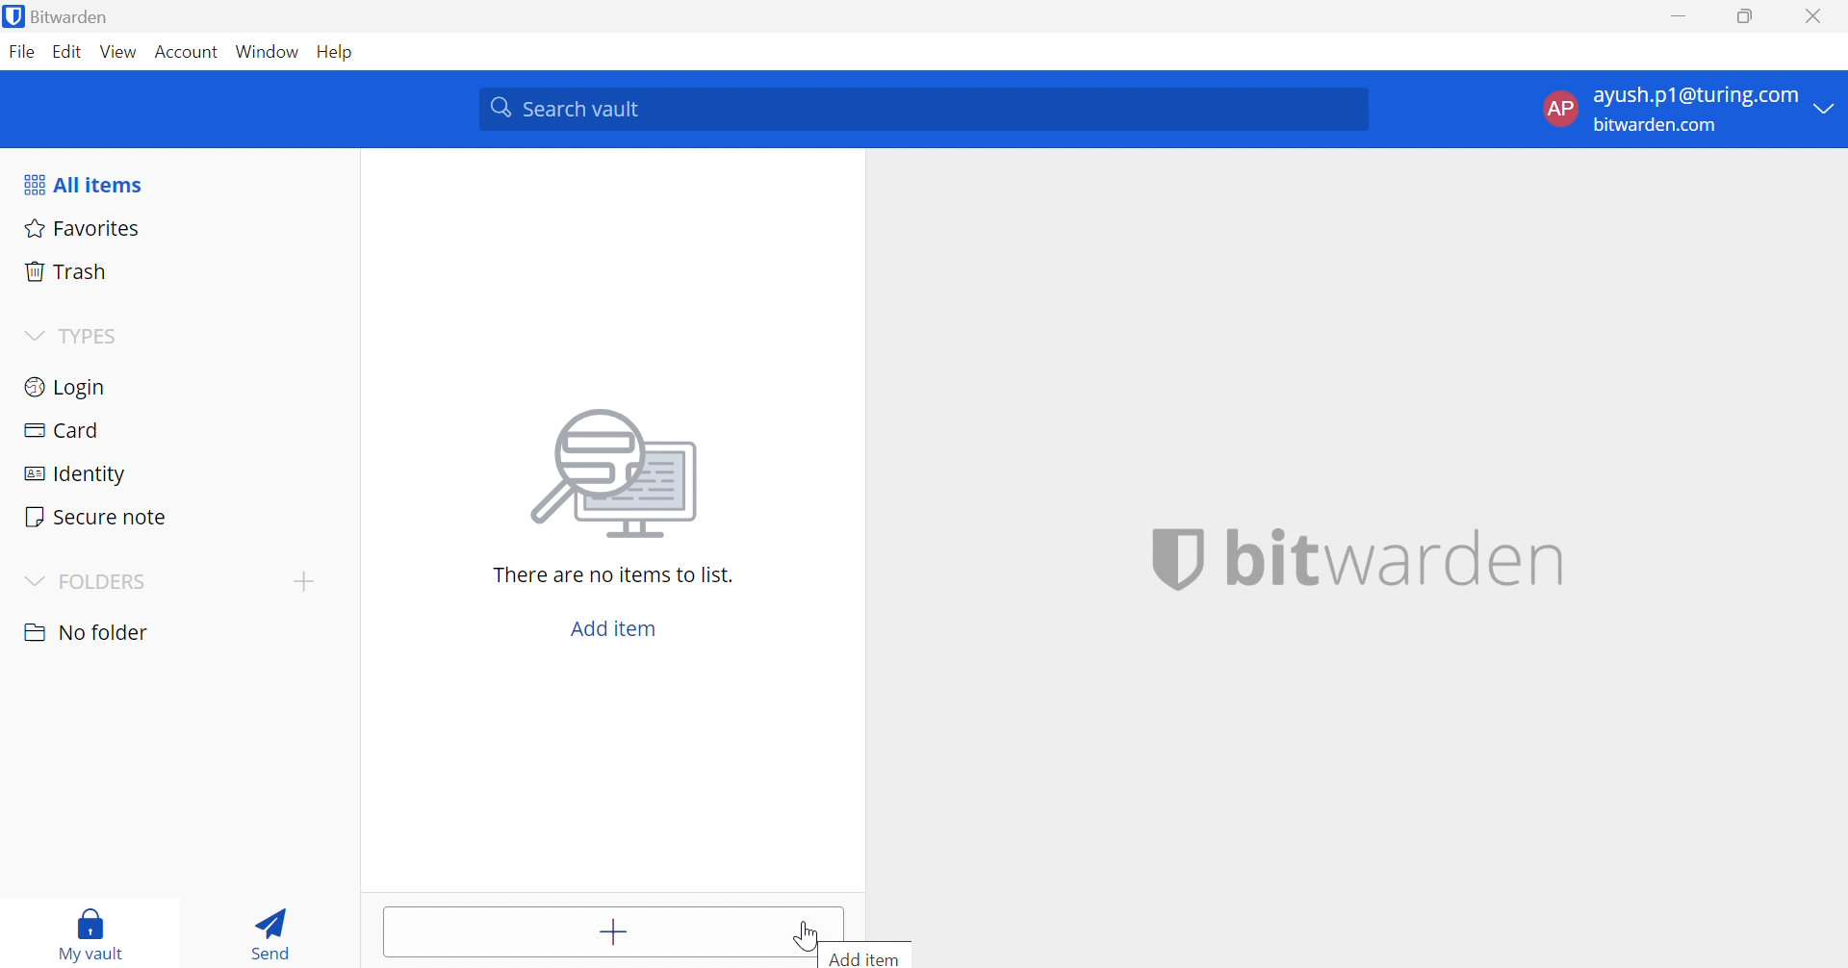 The height and width of the screenshot is (968, 1848). Describe the element at coordinates (614, 473) in the screenshot. I see `image` at that location.